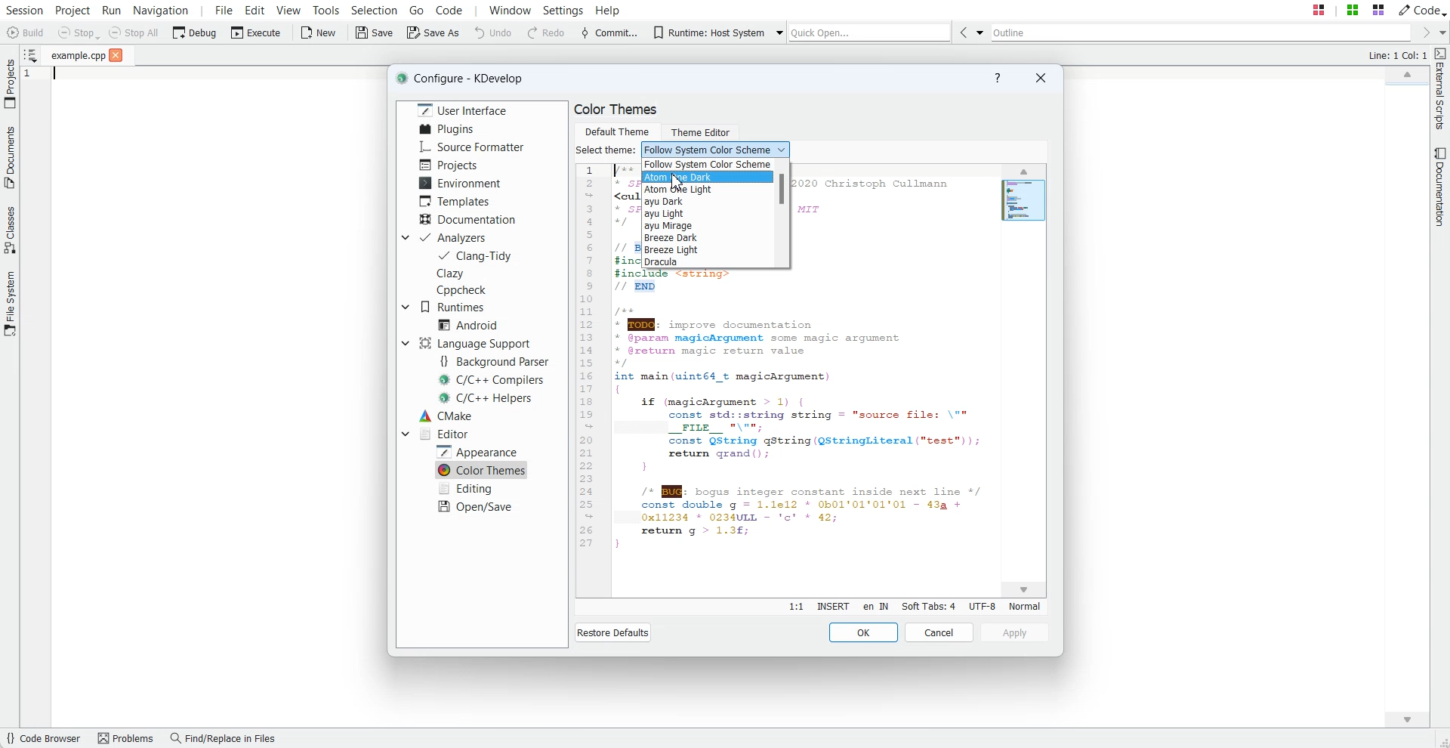 This screenshot has width=1450, height=748. I want to click on Default Theme, so click(616, 130).